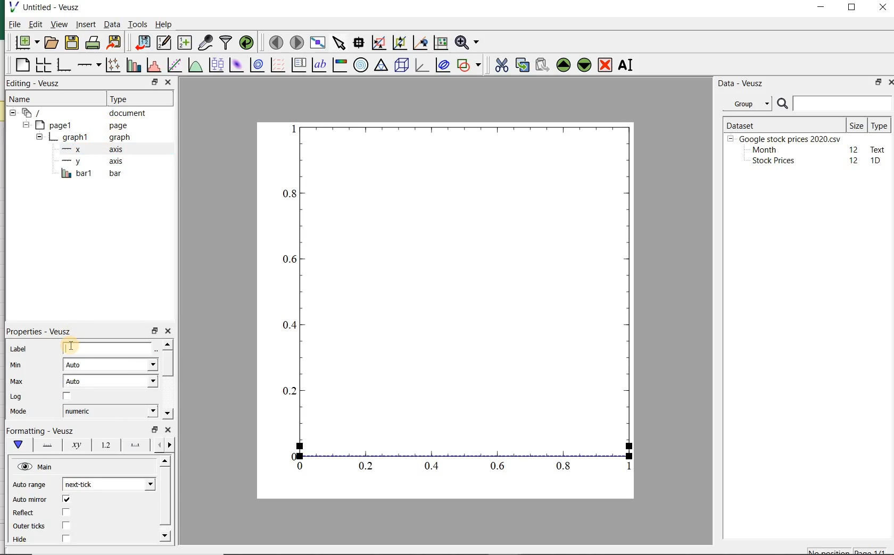  Describe the element at coordinates (744, 104) in the screenshot. I see `Group datasets with property given` at that location.